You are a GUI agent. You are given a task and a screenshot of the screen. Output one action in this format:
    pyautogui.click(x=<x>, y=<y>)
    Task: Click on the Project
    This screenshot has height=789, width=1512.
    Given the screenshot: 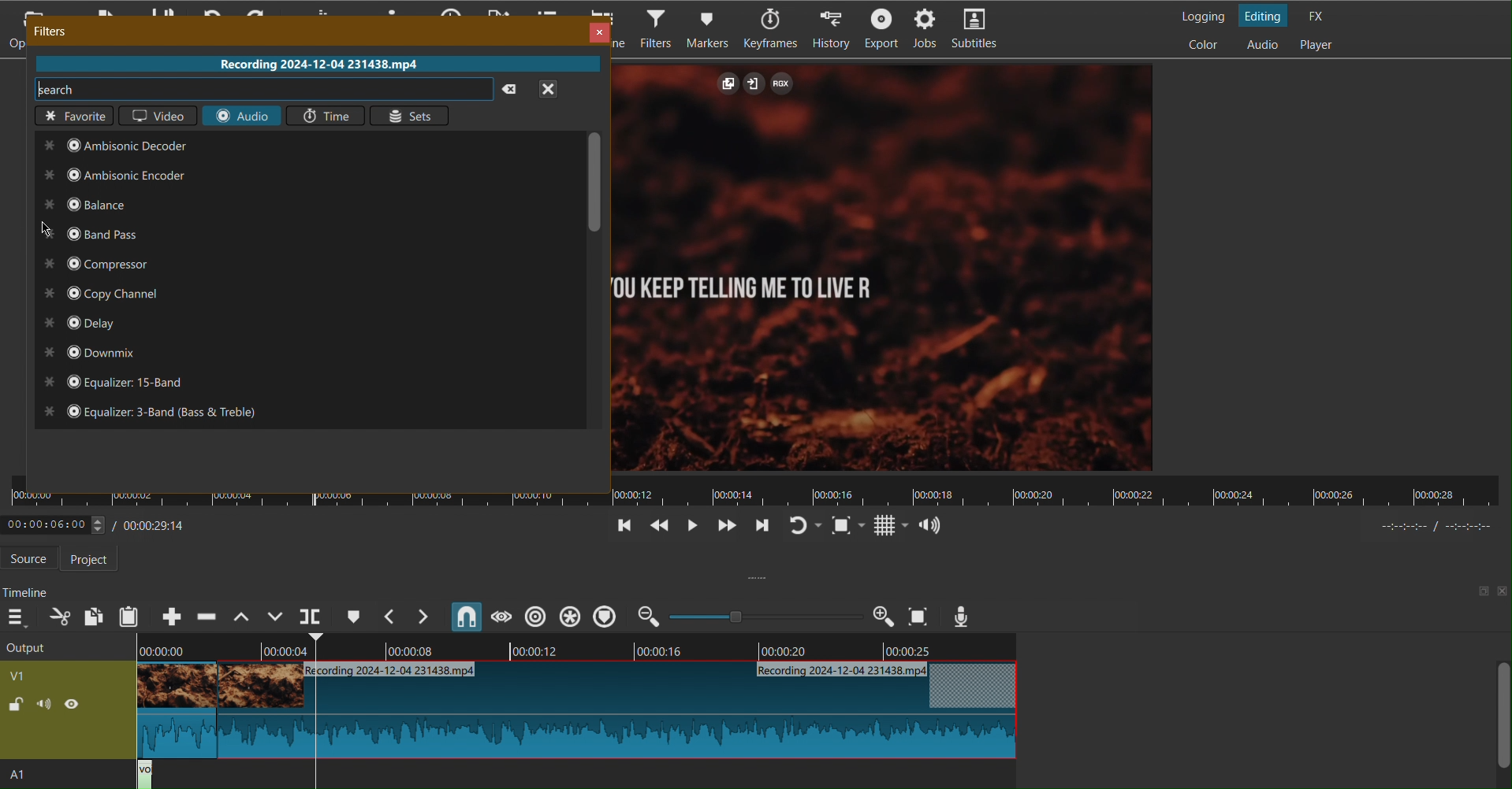 What is the action you would take?
    pyautogui.click(x=95, y=559)
    